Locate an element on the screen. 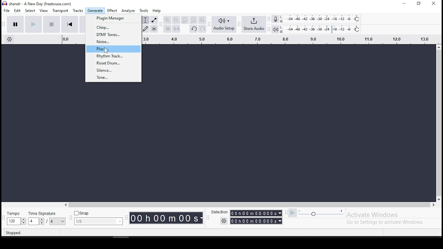  timeline settings is located at coordinates (9, 40).